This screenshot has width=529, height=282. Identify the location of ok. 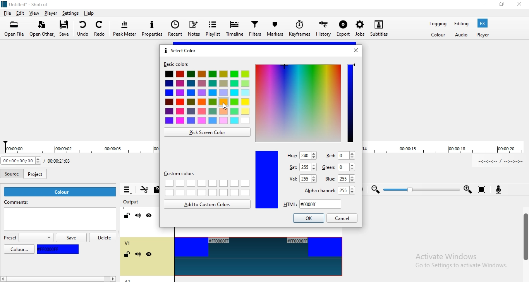
(308, 218).